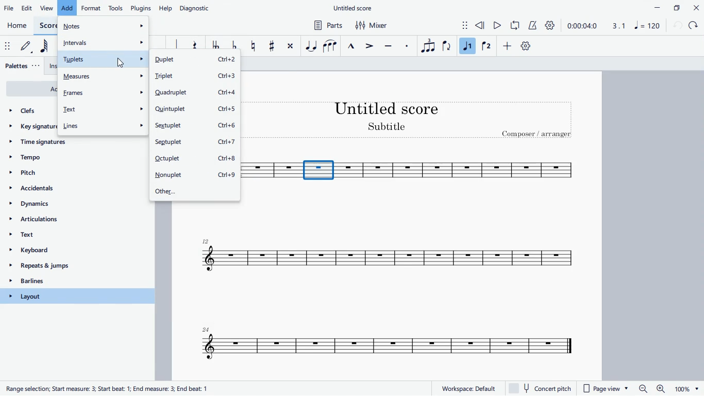 This screenshot has width=704, height=396. Describe the element at coordinates (498, 26) in the screenshot. I see `play` at that location.